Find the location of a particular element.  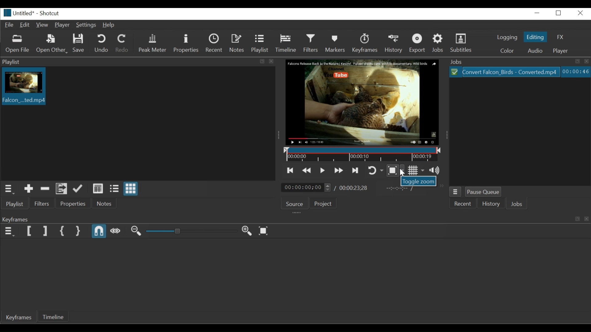

Toggle Zoom is located at coordinates (396, 171).